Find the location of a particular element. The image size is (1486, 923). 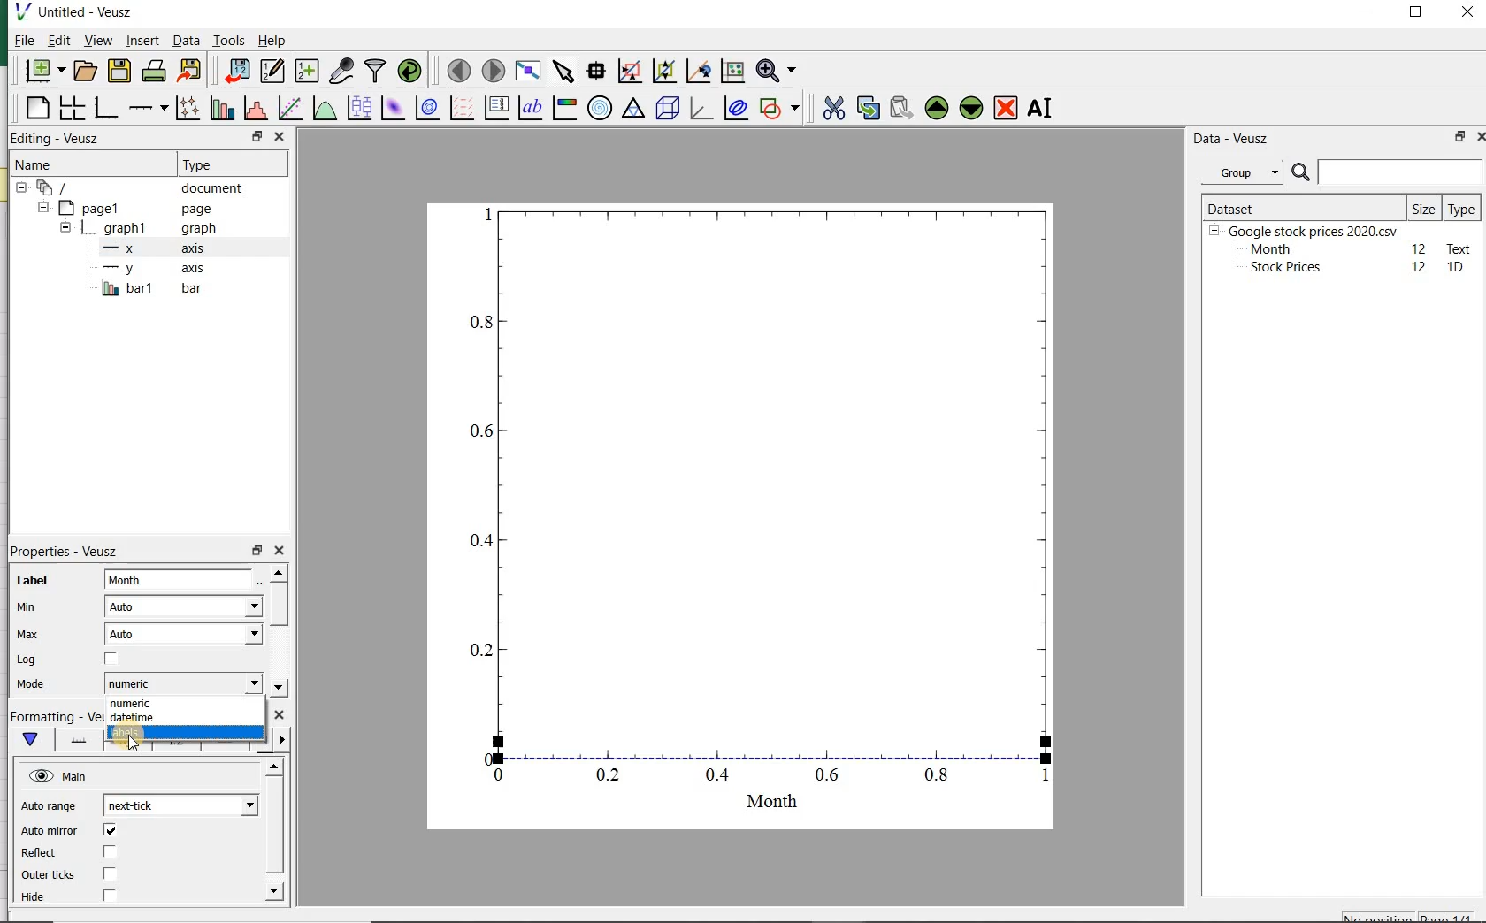

numeric is located at coordinates (136, 702).